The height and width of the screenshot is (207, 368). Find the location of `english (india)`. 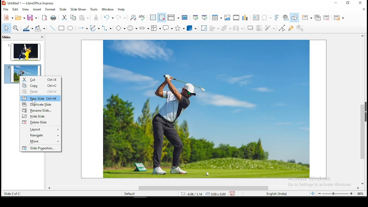

english (india) is located at coordinates (275, 193).